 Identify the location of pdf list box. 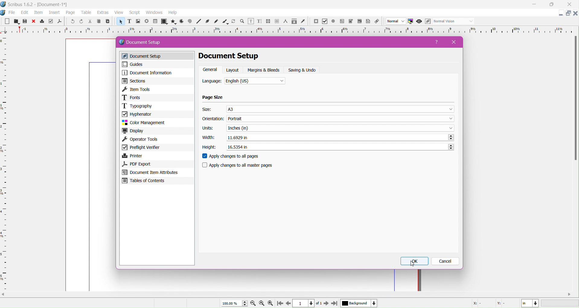
(360, 22).